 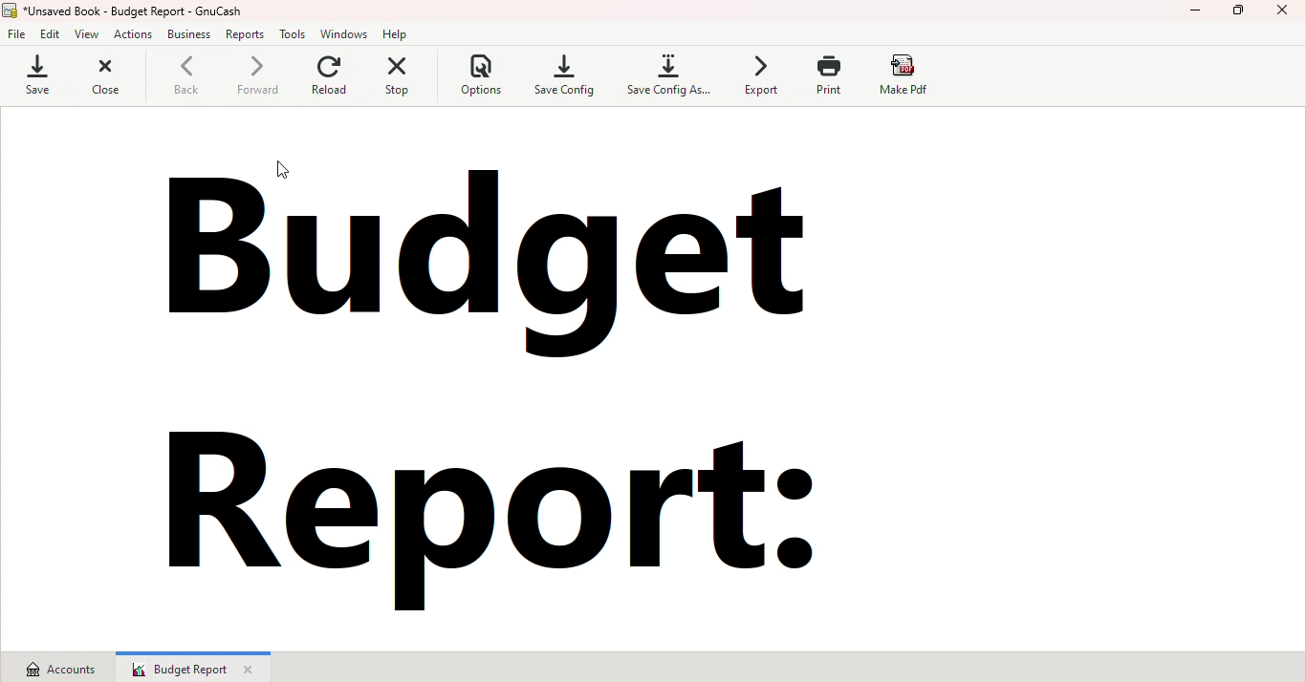 What do you see at coordinates (253, 80) in the screenshot?
I see `Forward` at bounding box center [253, 80].